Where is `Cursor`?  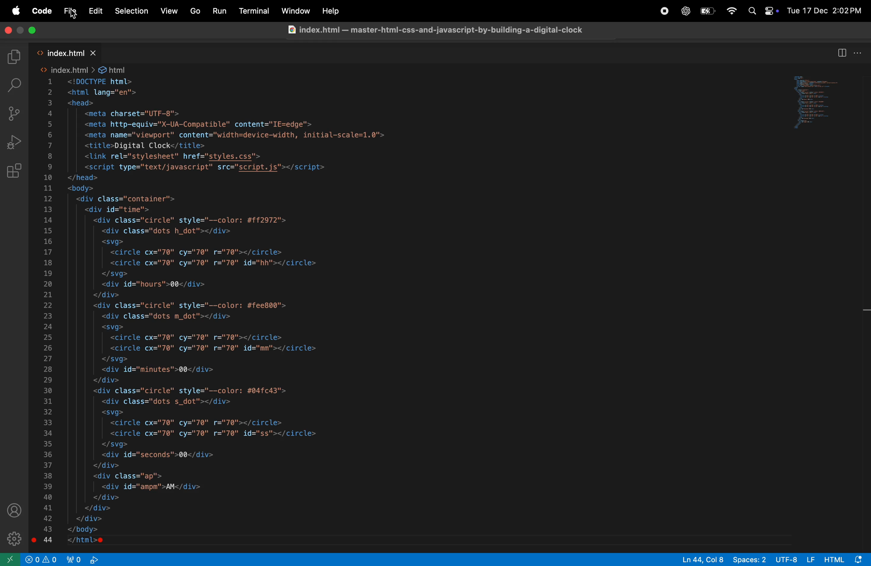 Cursor is located at coordinates (75, 17).